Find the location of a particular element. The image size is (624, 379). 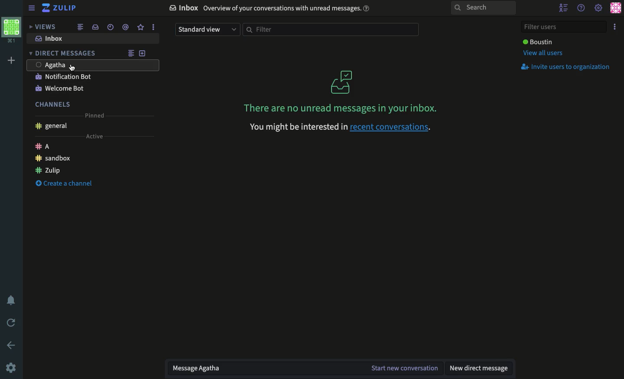

Add is located at coordinates (144, 52).